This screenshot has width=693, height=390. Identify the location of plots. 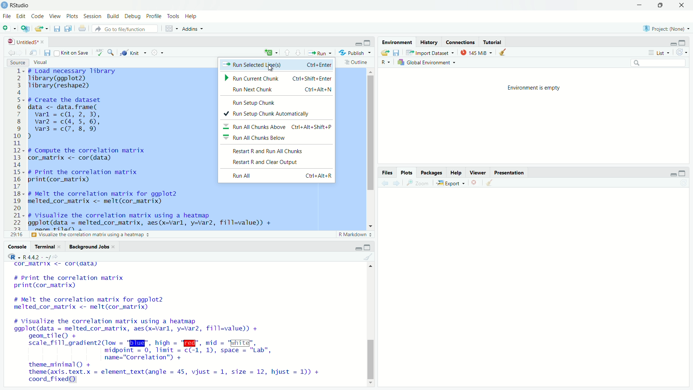
(72, 16).